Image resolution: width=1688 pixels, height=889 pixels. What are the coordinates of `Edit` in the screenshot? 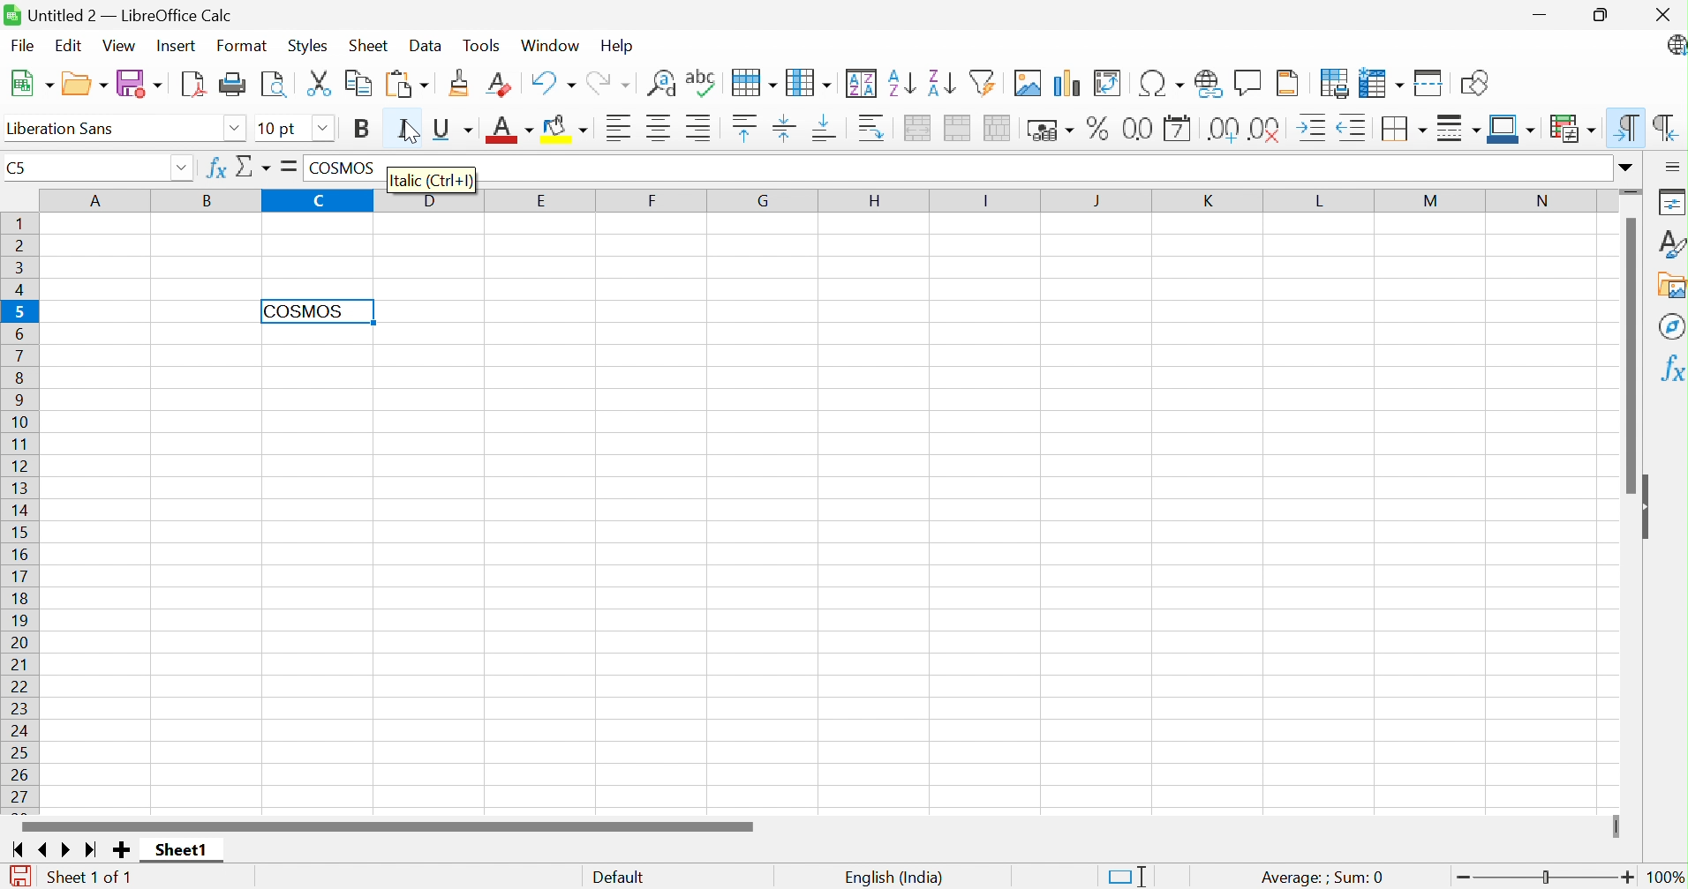 It's located at (68, 44).